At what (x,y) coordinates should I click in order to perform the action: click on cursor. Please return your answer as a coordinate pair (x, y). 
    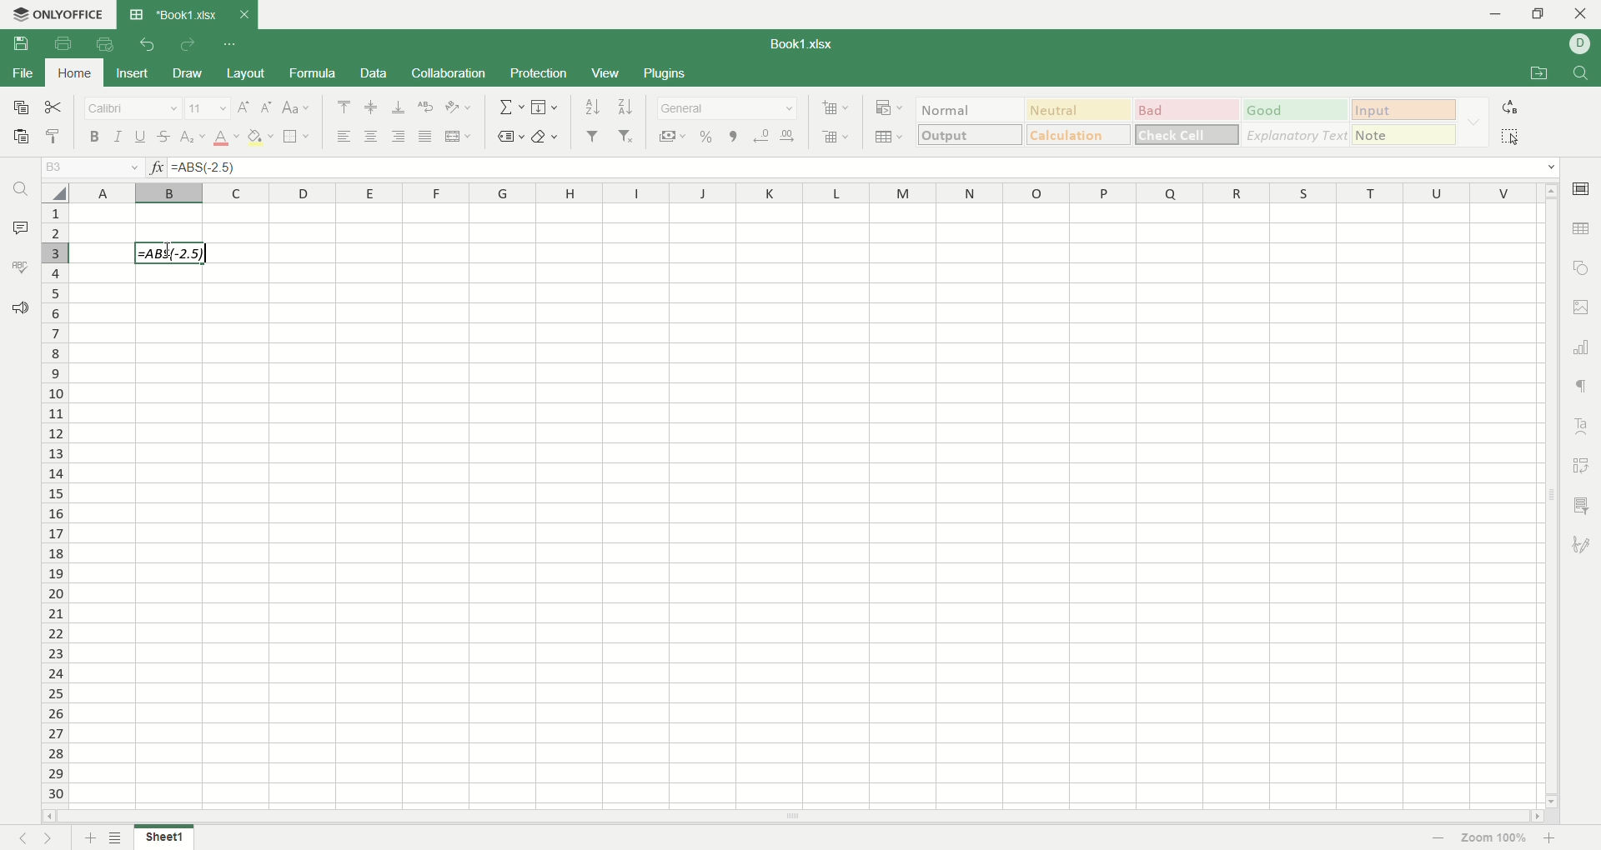
    Looking at the image, I should click on (166, 252).